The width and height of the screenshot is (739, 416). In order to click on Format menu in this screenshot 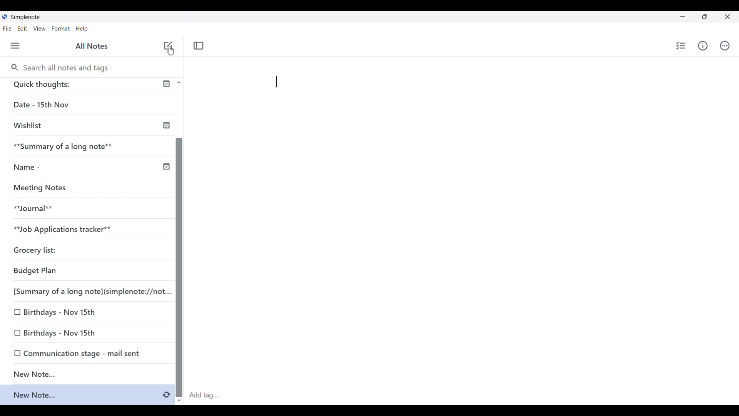, I will do `click(61, 29)`.